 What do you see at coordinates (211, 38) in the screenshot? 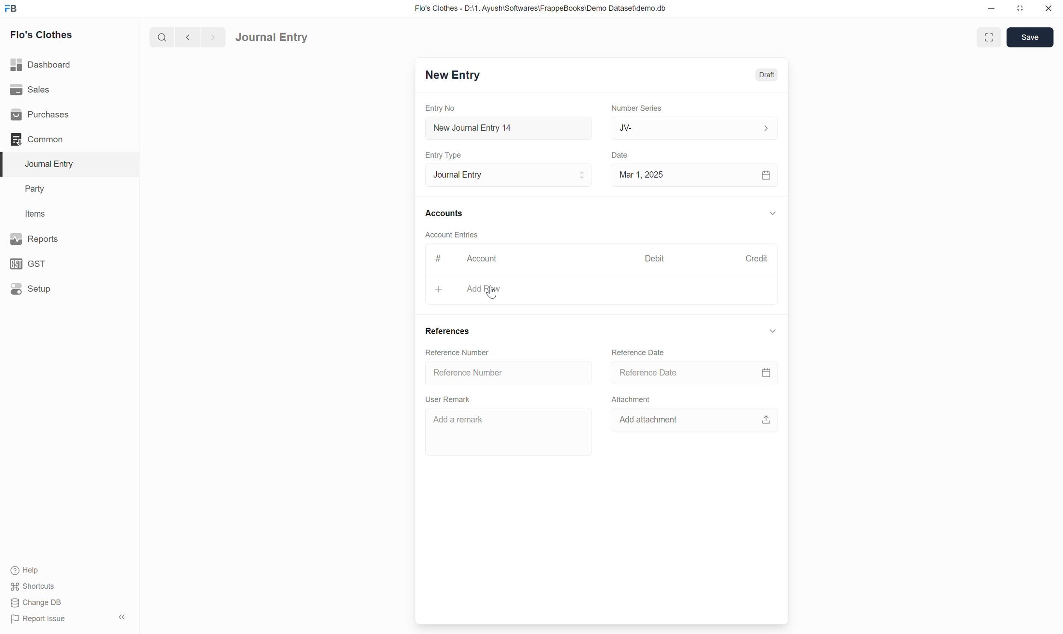
I see `forward` at bounding box center [211, 38].